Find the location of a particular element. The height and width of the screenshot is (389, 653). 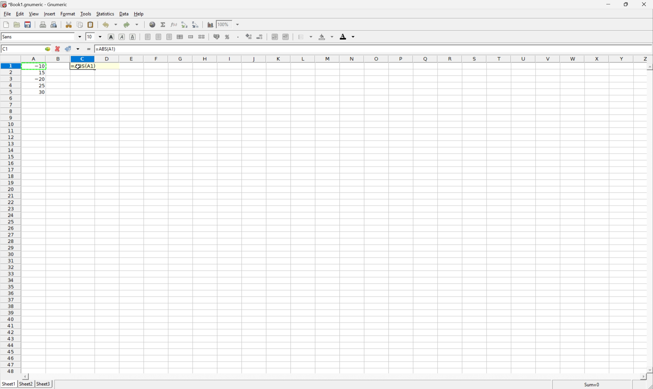

Dorp Down is located at coordinates (354, 37).